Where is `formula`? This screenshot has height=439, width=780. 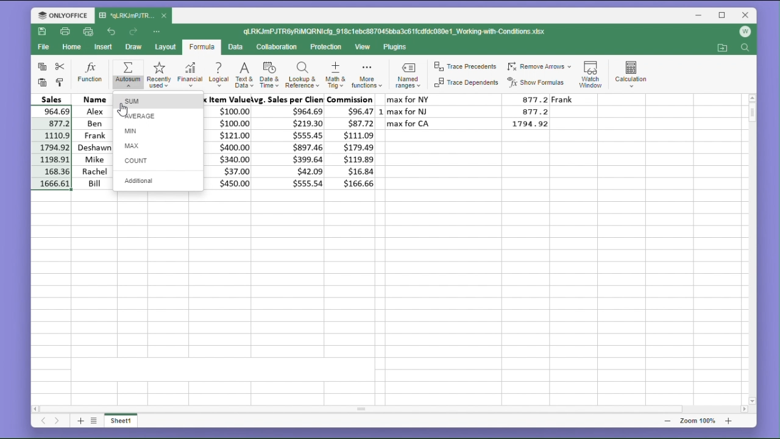
formula is located at coordinates (201, 48).